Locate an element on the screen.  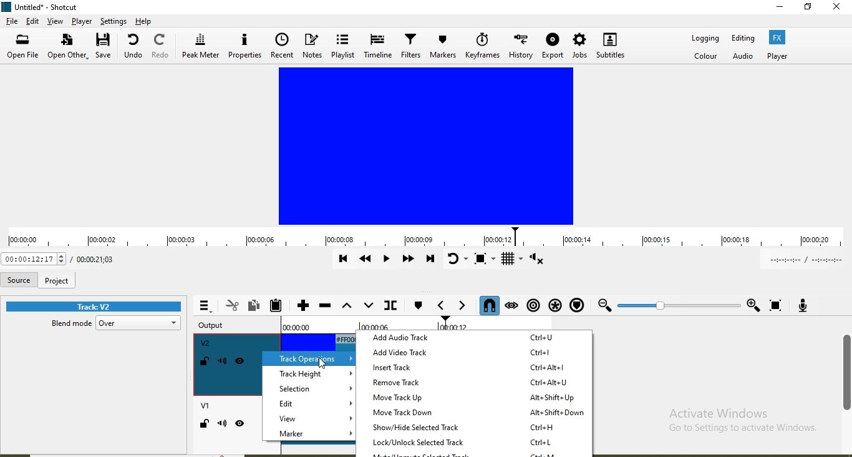
Snap is located at coordinates (489, 306).